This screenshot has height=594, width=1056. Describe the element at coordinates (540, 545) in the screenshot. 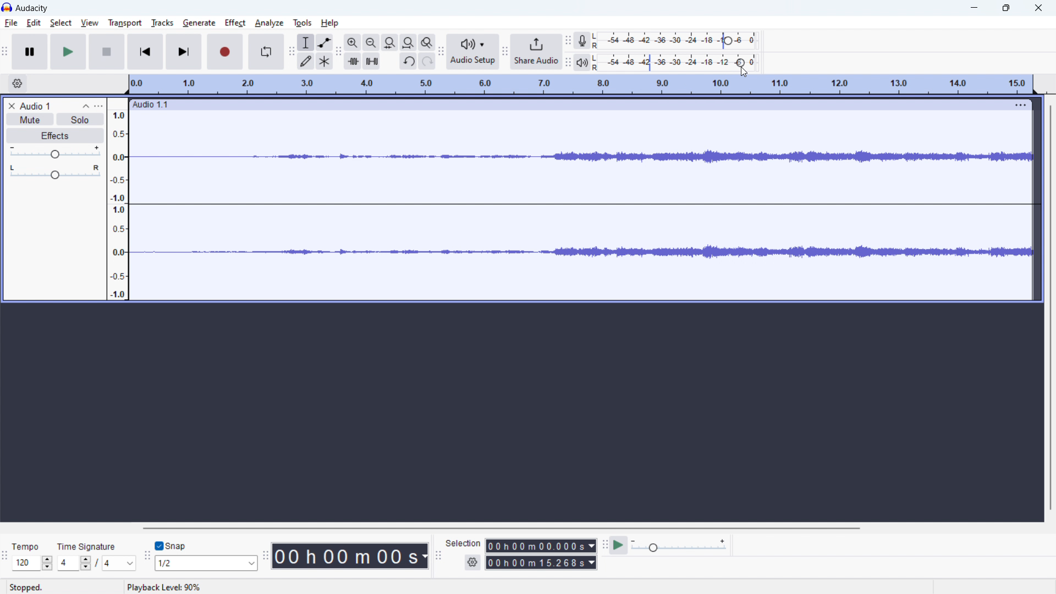

I see `start time` at that location.